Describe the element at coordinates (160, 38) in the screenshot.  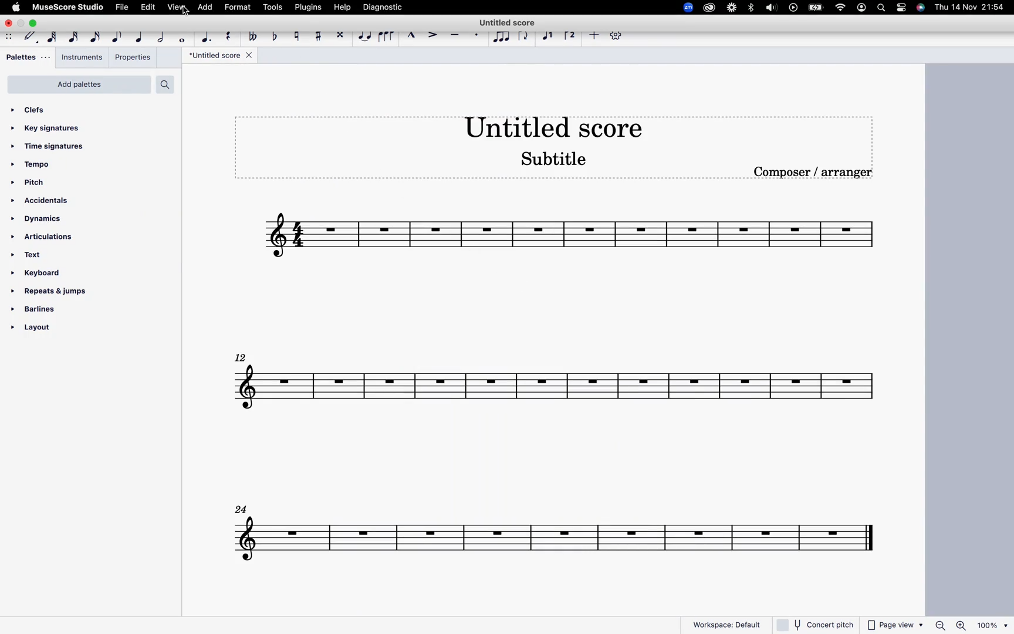
I see `half note` at that location.